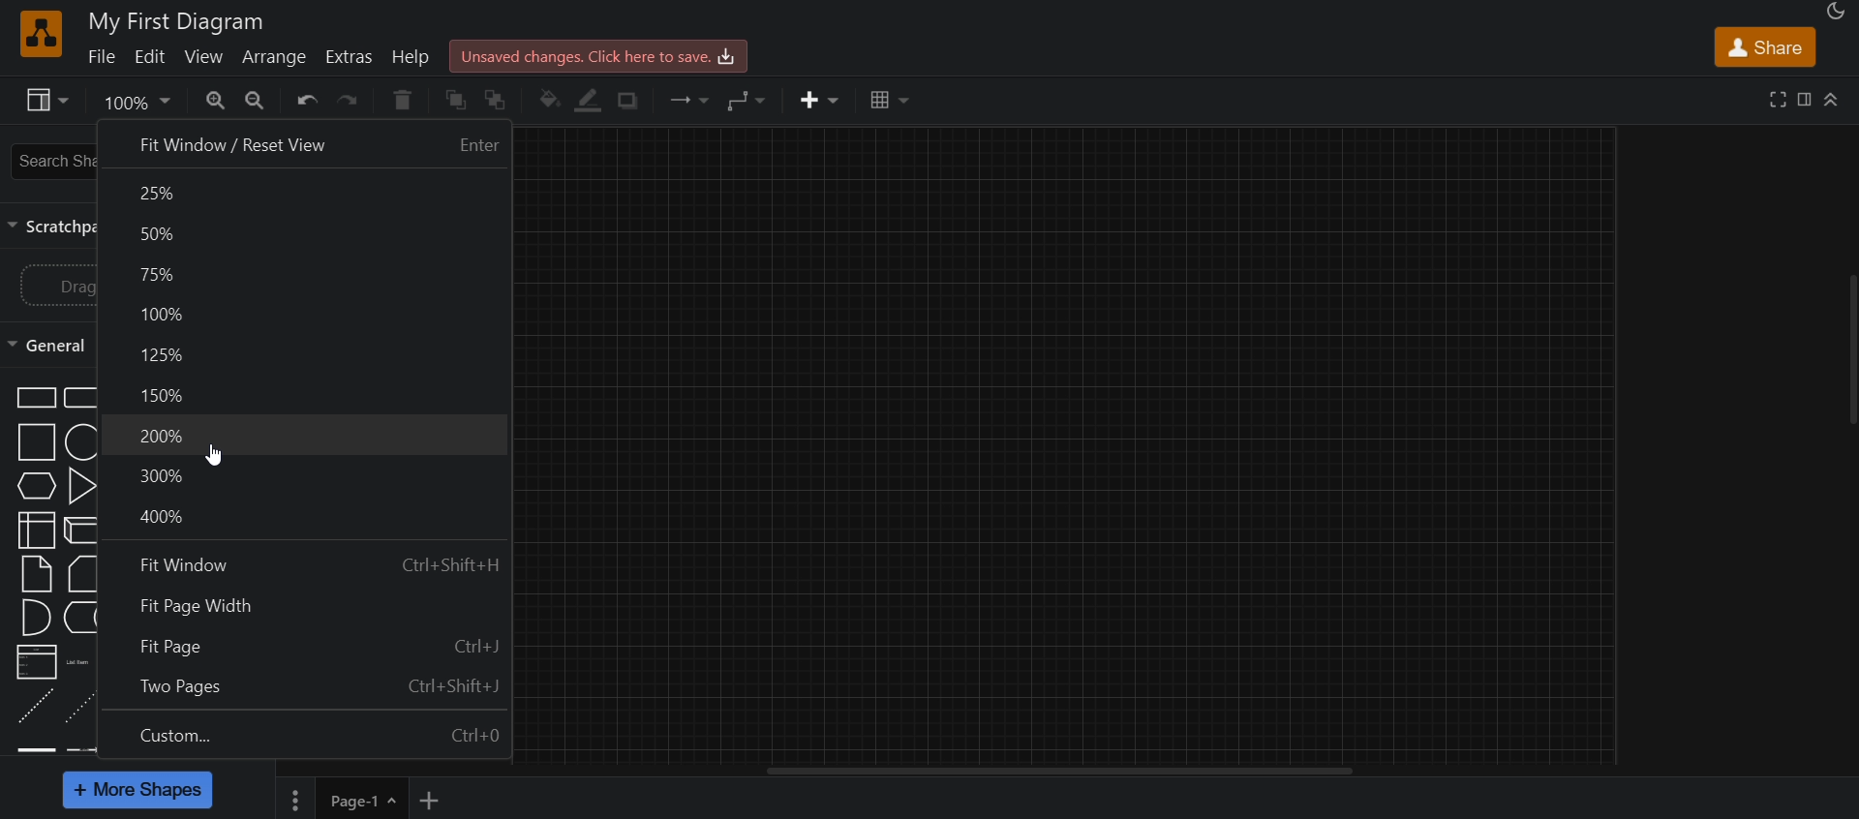 The height and width of the screenshot is (819, 1859). I want to click on title, so click(178, 19).